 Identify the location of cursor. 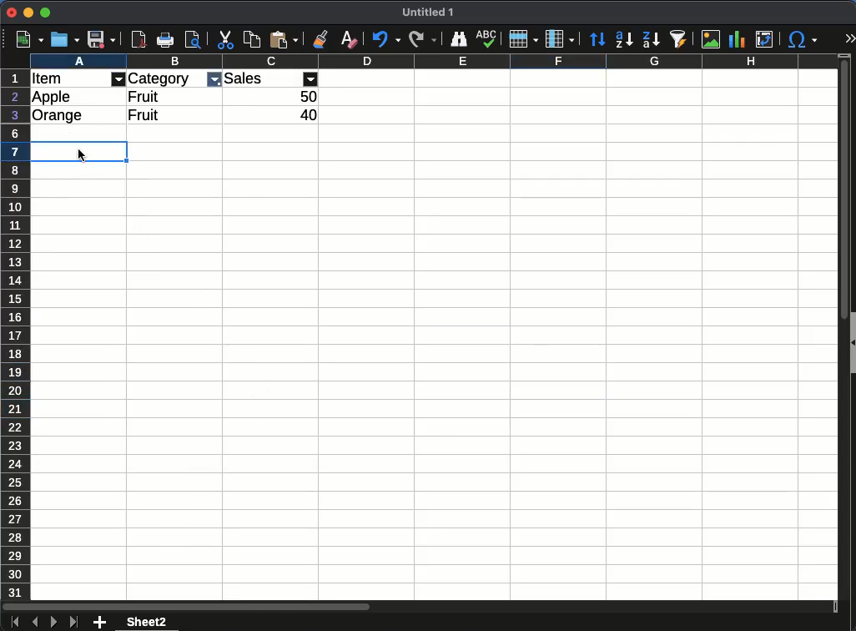
(83, 155).